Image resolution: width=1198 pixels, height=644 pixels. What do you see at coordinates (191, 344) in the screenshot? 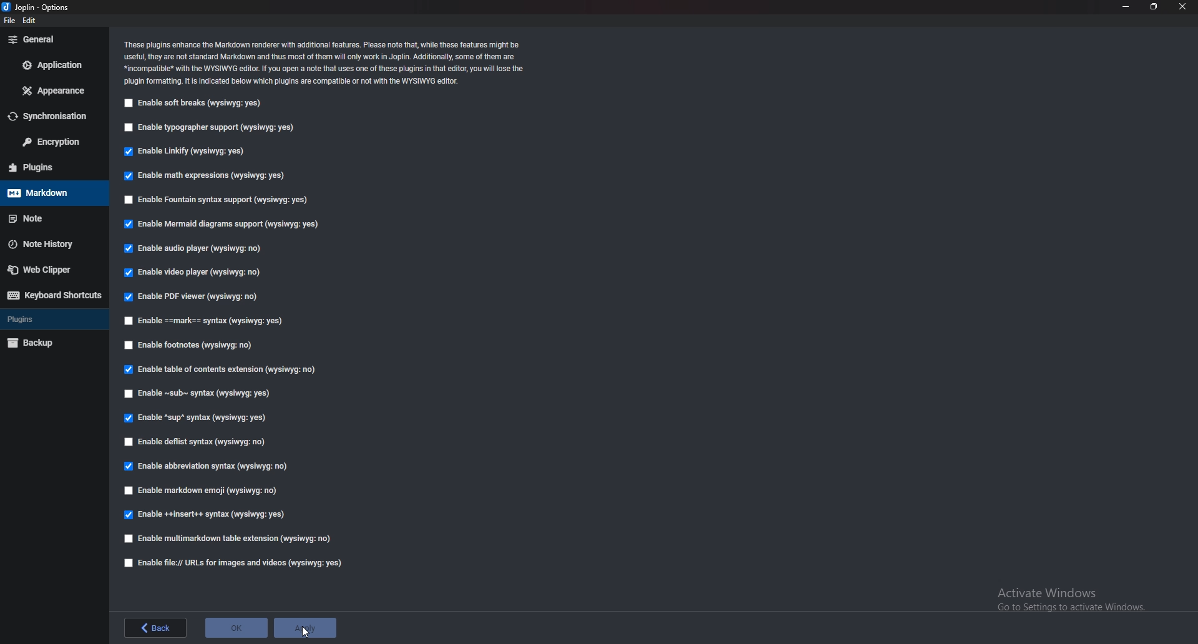
I see `Enable footnotes` at bounding box center [191, 344].